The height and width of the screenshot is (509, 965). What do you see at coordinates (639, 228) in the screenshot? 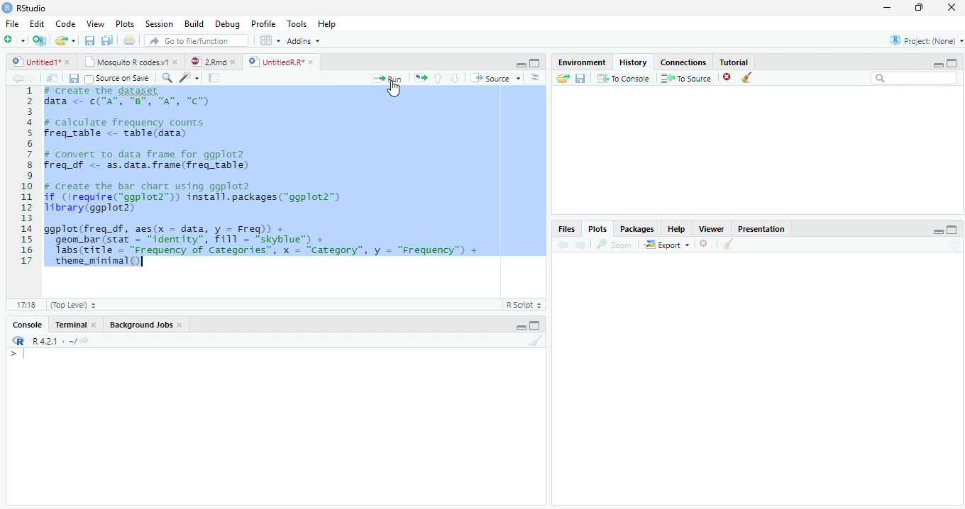
I see `Packages` at bounding box center [639, 228].